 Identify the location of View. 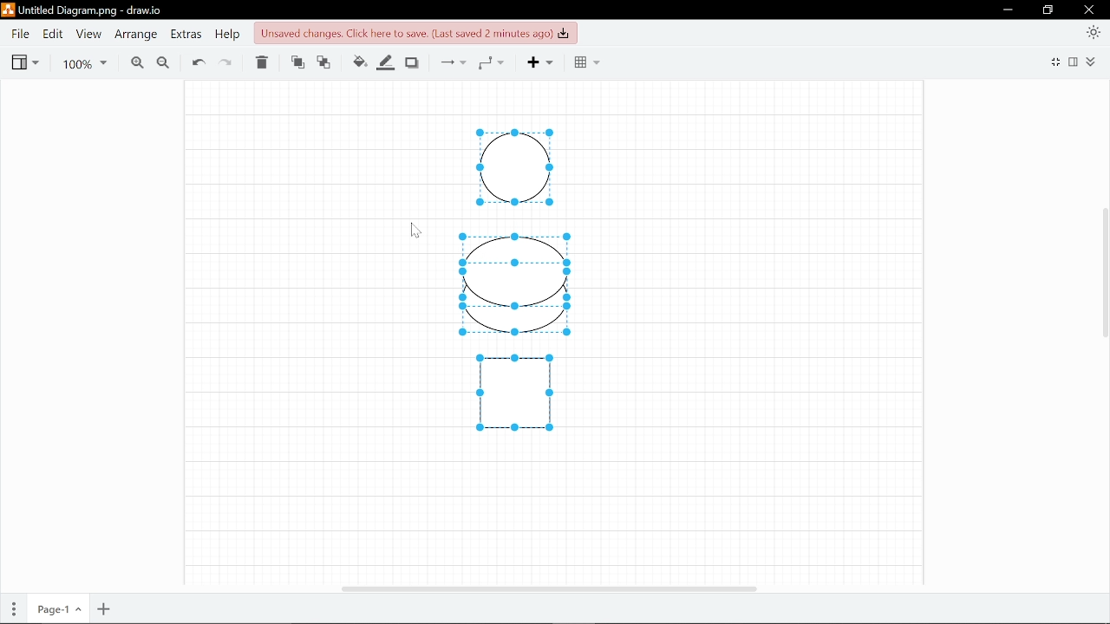
(87, 34).